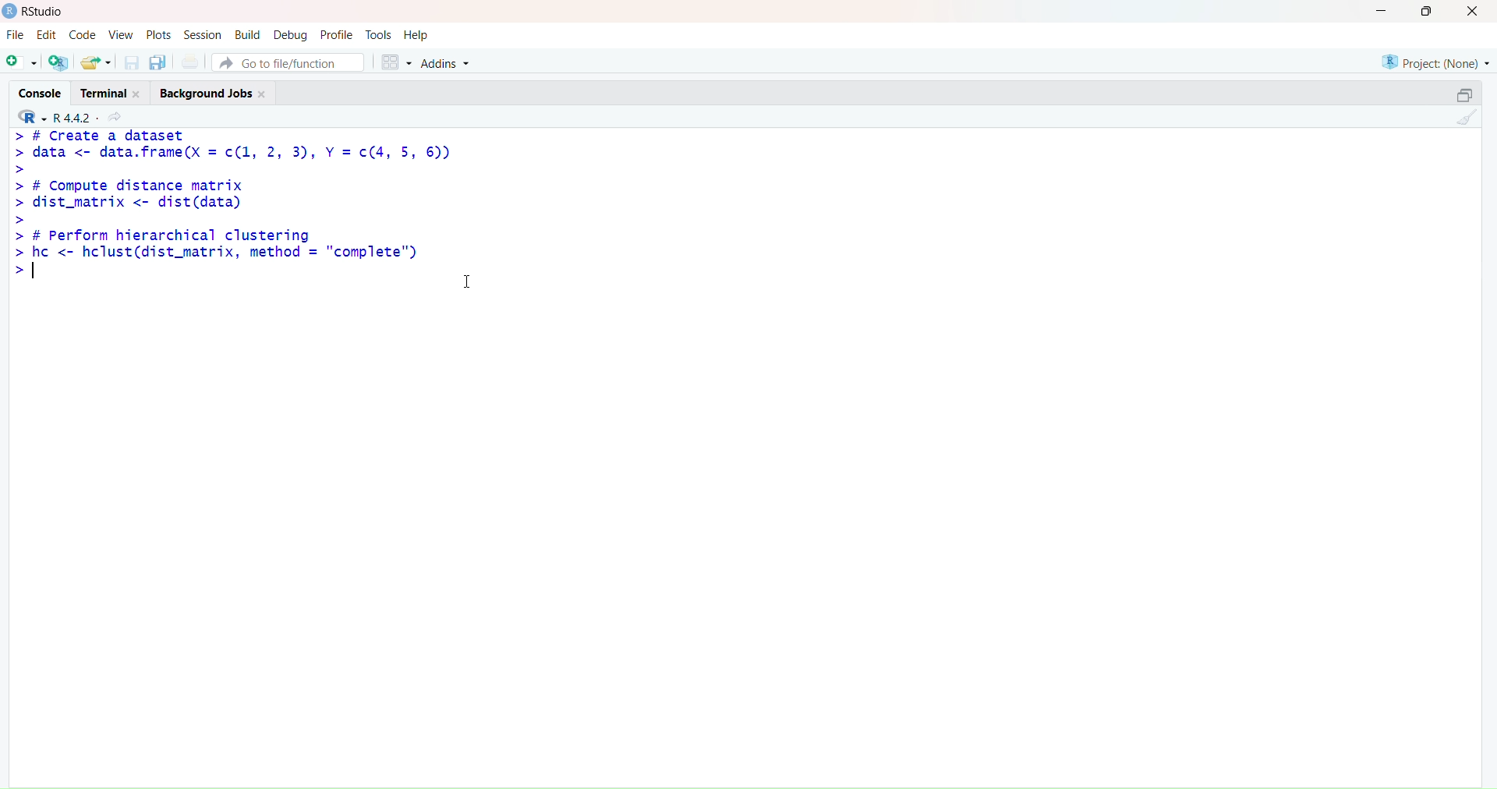 This screenshot has height=789, width=1497. Describe the element at coordinates (1432, 13) in the screenshot. I see `Maximize/Restore` at that location.